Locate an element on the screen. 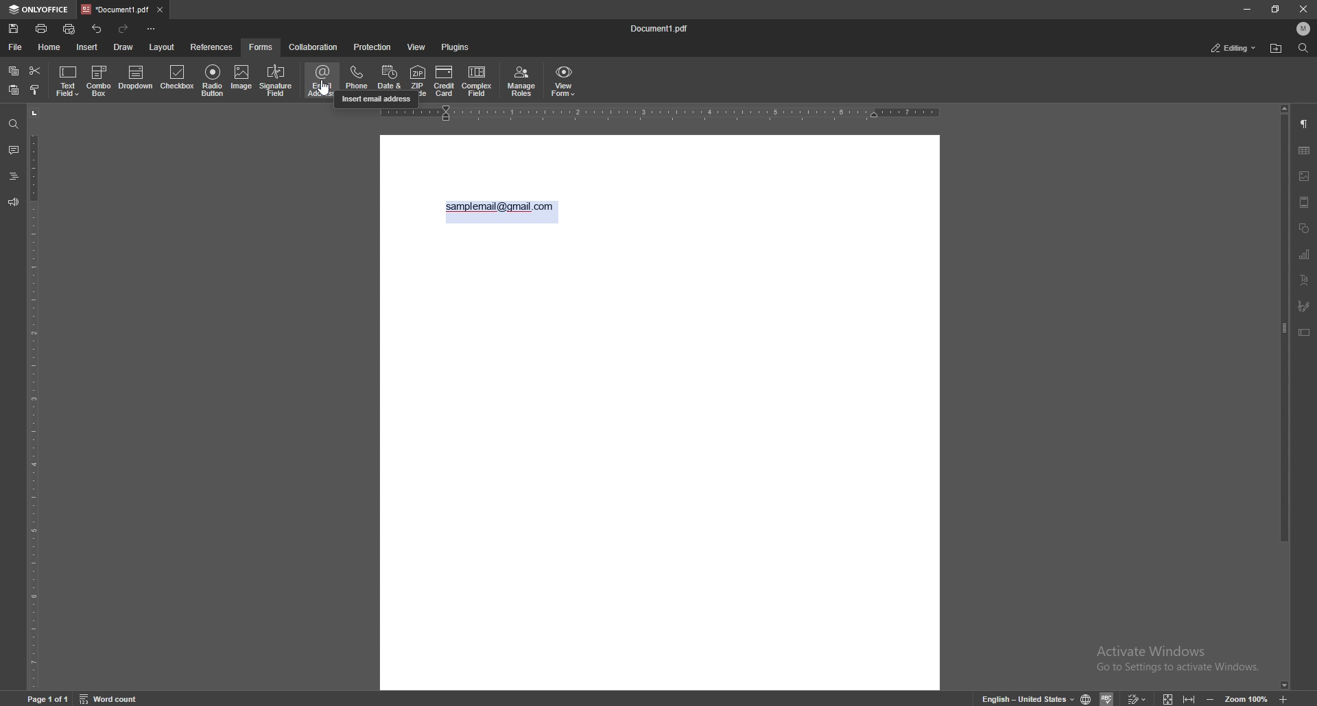 The width and height of the screenshot is (1317, 706). horizontal scale is located at coordinates (661, 116).